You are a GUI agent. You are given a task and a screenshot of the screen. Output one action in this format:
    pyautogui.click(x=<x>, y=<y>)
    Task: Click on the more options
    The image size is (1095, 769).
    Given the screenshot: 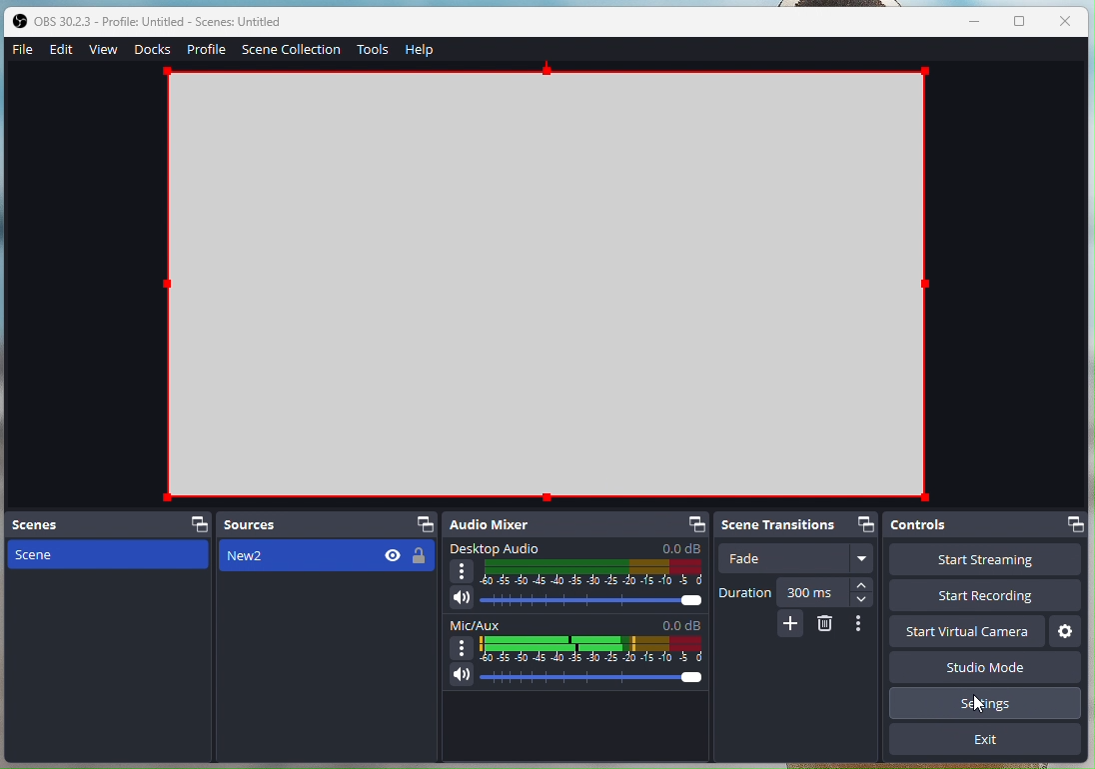 What is the action you would take?
    pyautogui.click(x=462, y=572)
    